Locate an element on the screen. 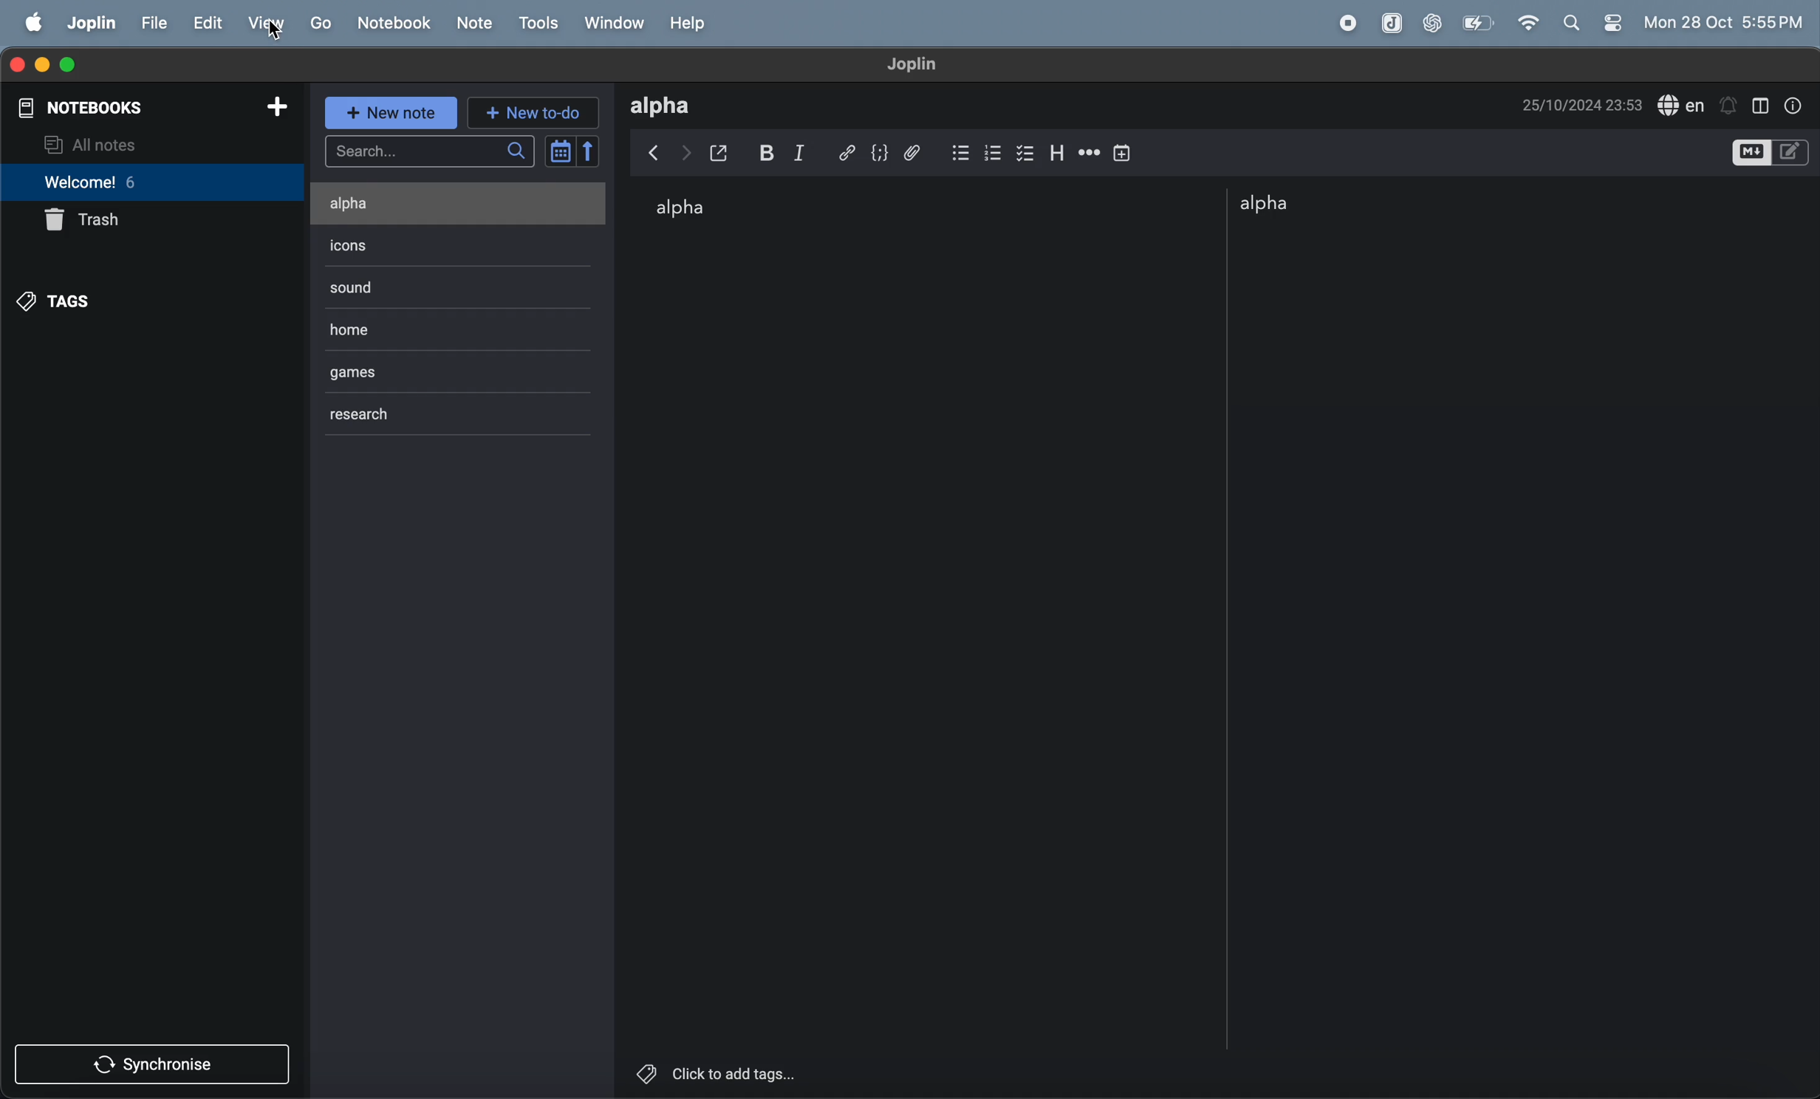 This screenshot has width=1820, height=1099. header is located at coordinates (1059, 149).